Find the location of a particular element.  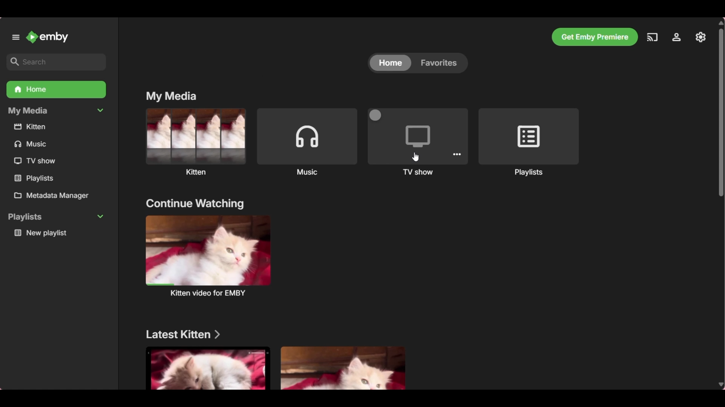

Preview and title of media under above title is located at coordinates (208, 250).